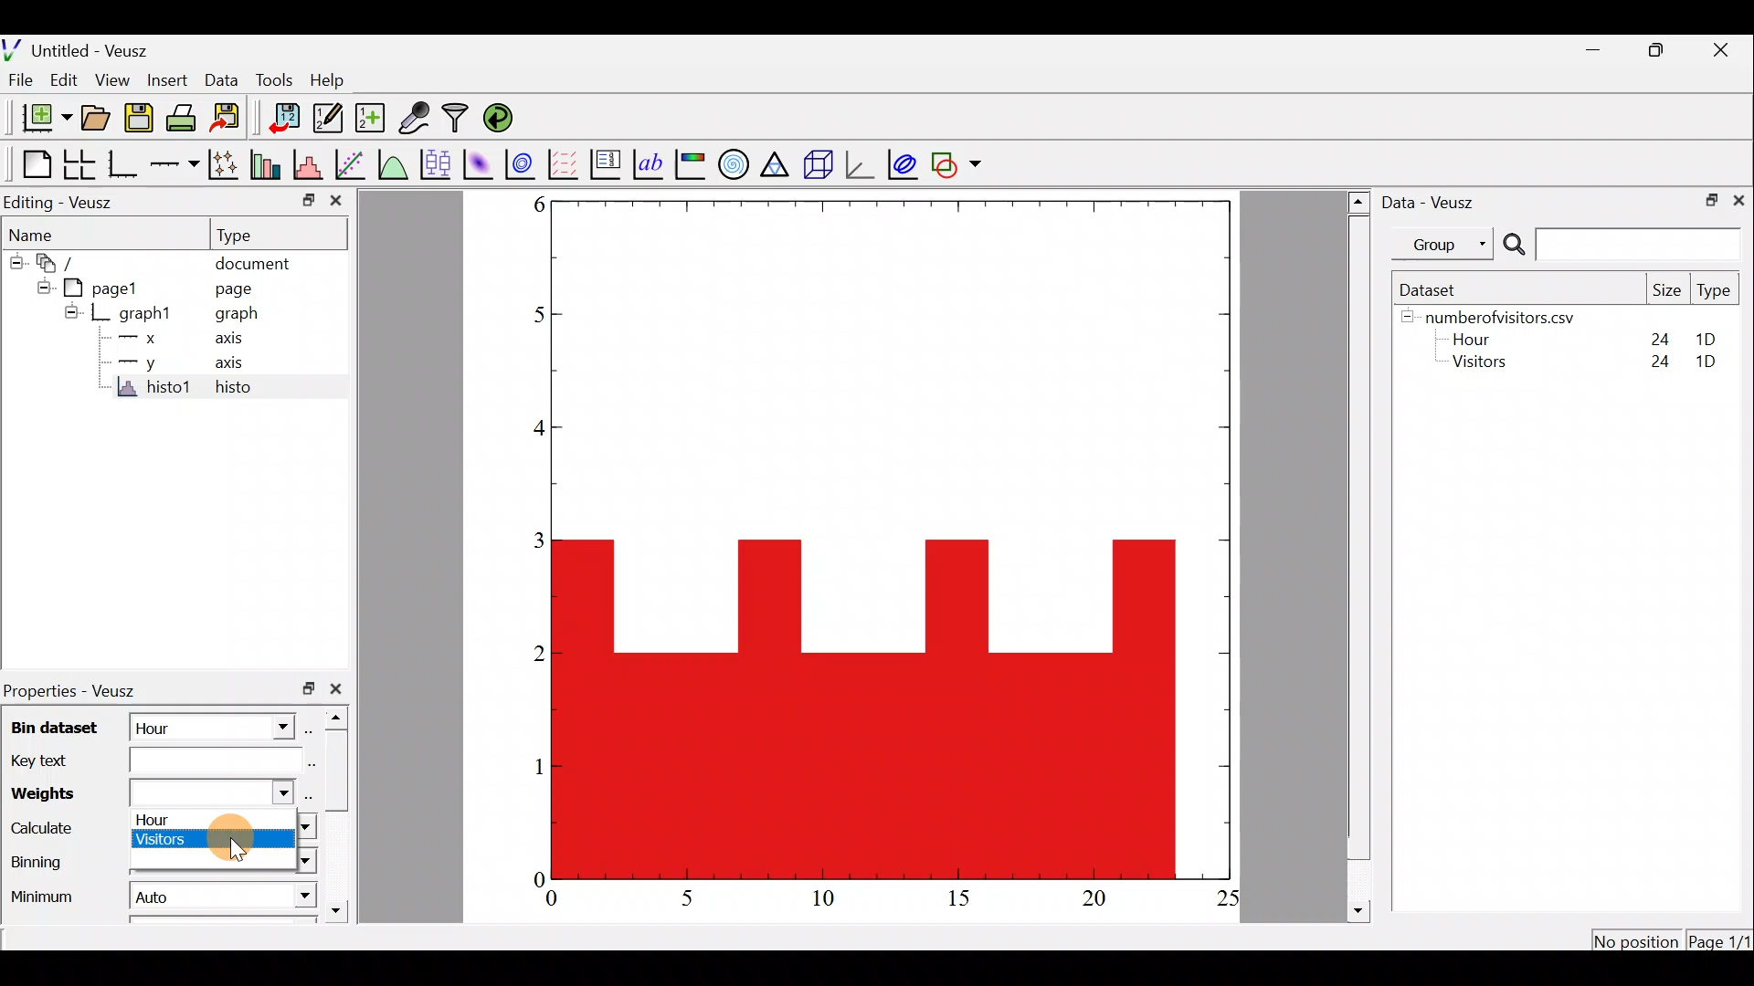 The width and height of the screenshot is (1754, 986). I want to click on Minimum, so click(38, 901).